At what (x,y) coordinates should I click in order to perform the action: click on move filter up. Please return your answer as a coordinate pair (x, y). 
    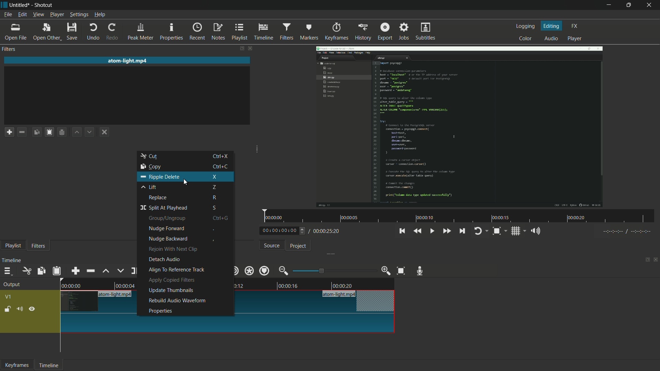
    Looking at the image, I should click on (77, 132).